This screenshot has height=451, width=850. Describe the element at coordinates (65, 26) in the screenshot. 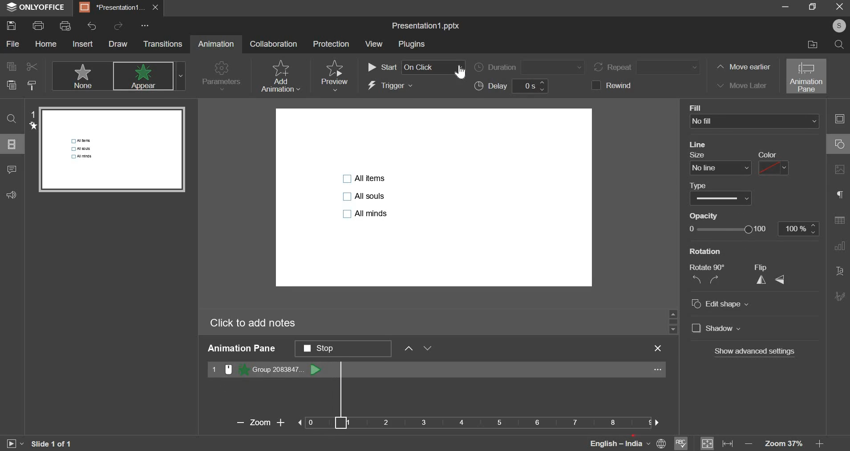

I see `print preview` at that location.